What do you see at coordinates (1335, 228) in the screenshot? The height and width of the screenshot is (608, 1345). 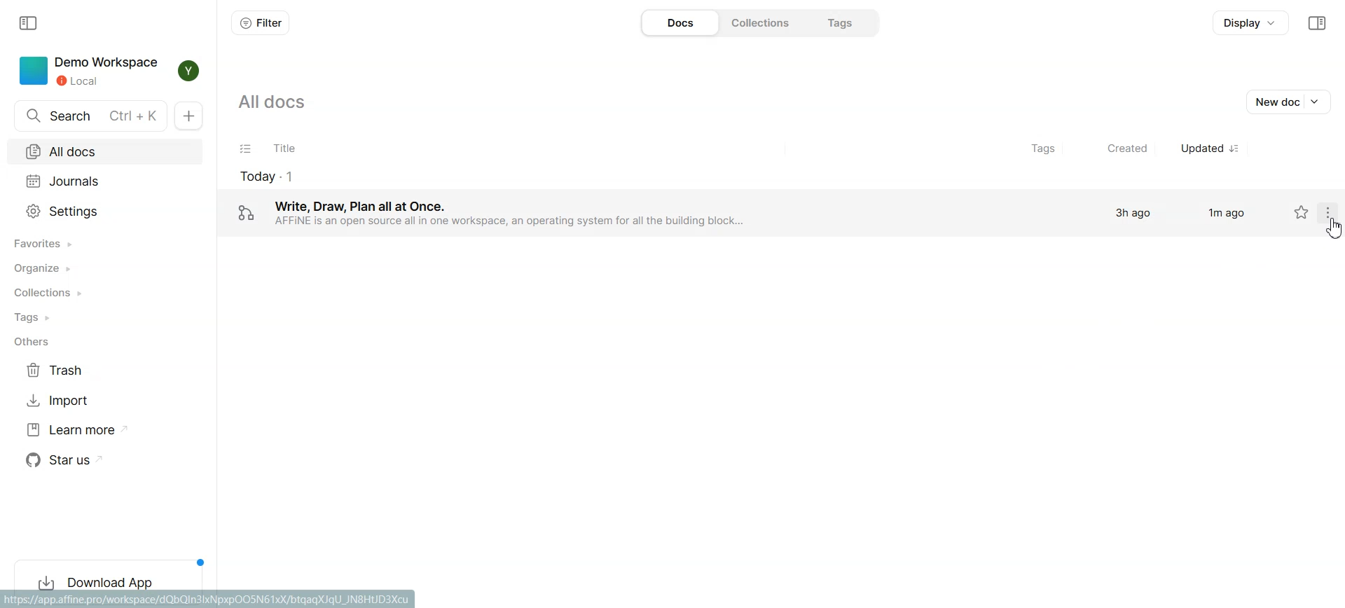 I see `Cursor` at bounding box center [1335, 228].